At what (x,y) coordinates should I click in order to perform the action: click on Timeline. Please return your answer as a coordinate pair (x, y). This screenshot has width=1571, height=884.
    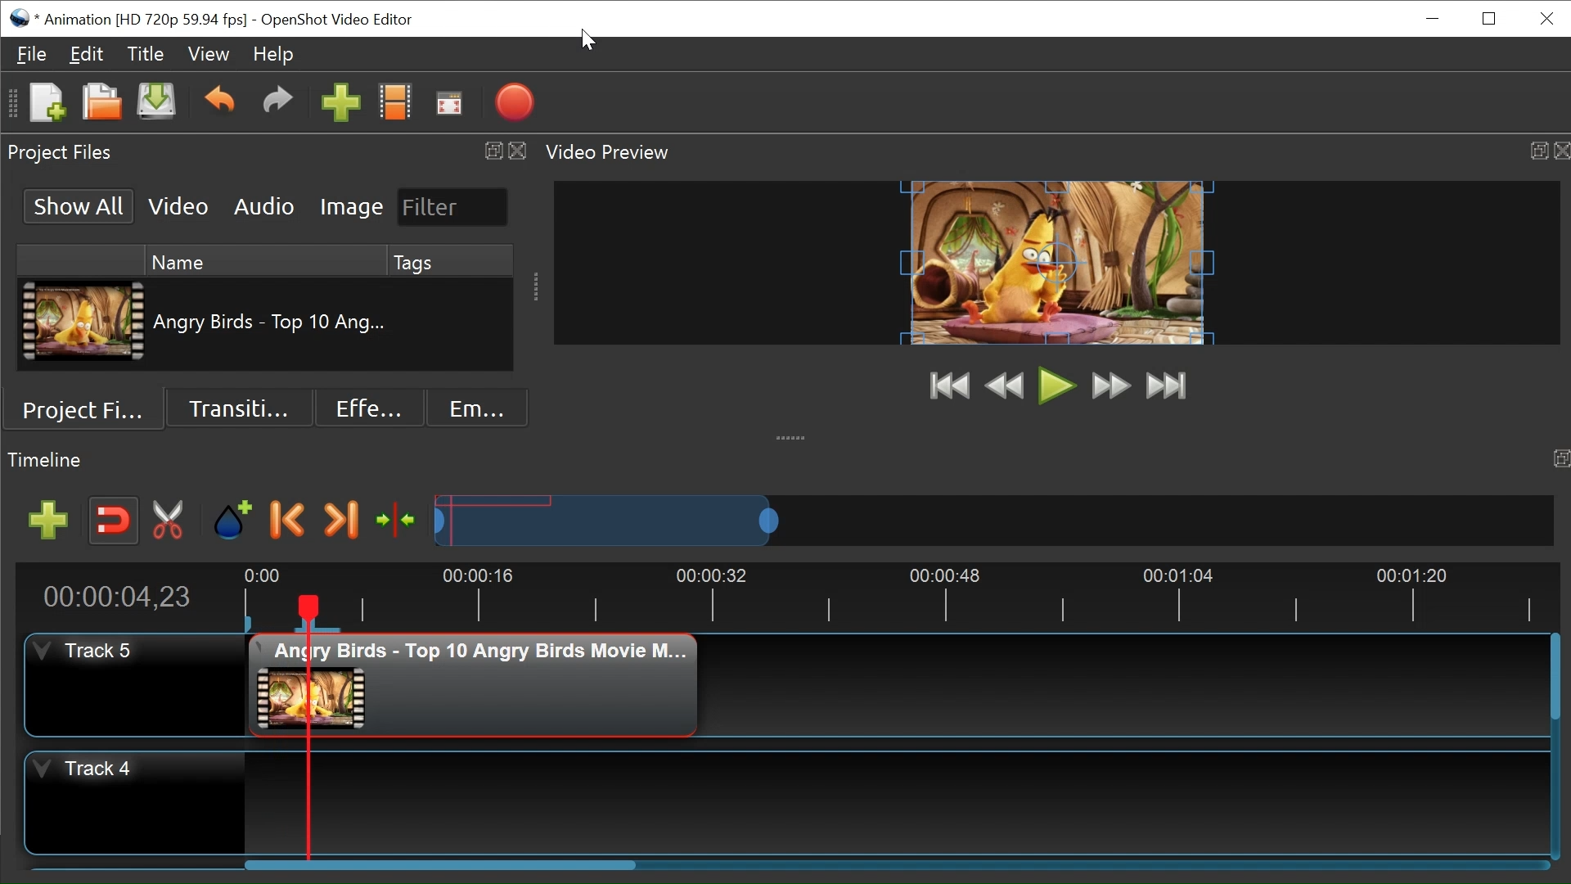
    Looking at the image, I should click on (890, 597).